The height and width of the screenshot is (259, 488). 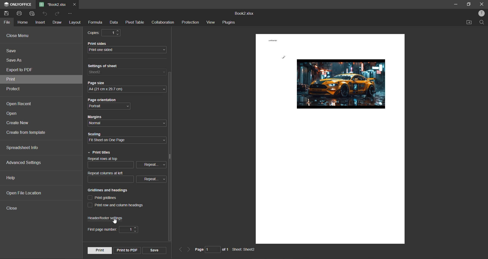 What do you see at coordinates (127, 73) in the screenshot?
I see `settings of sheet` at bounding box center [127, 73].